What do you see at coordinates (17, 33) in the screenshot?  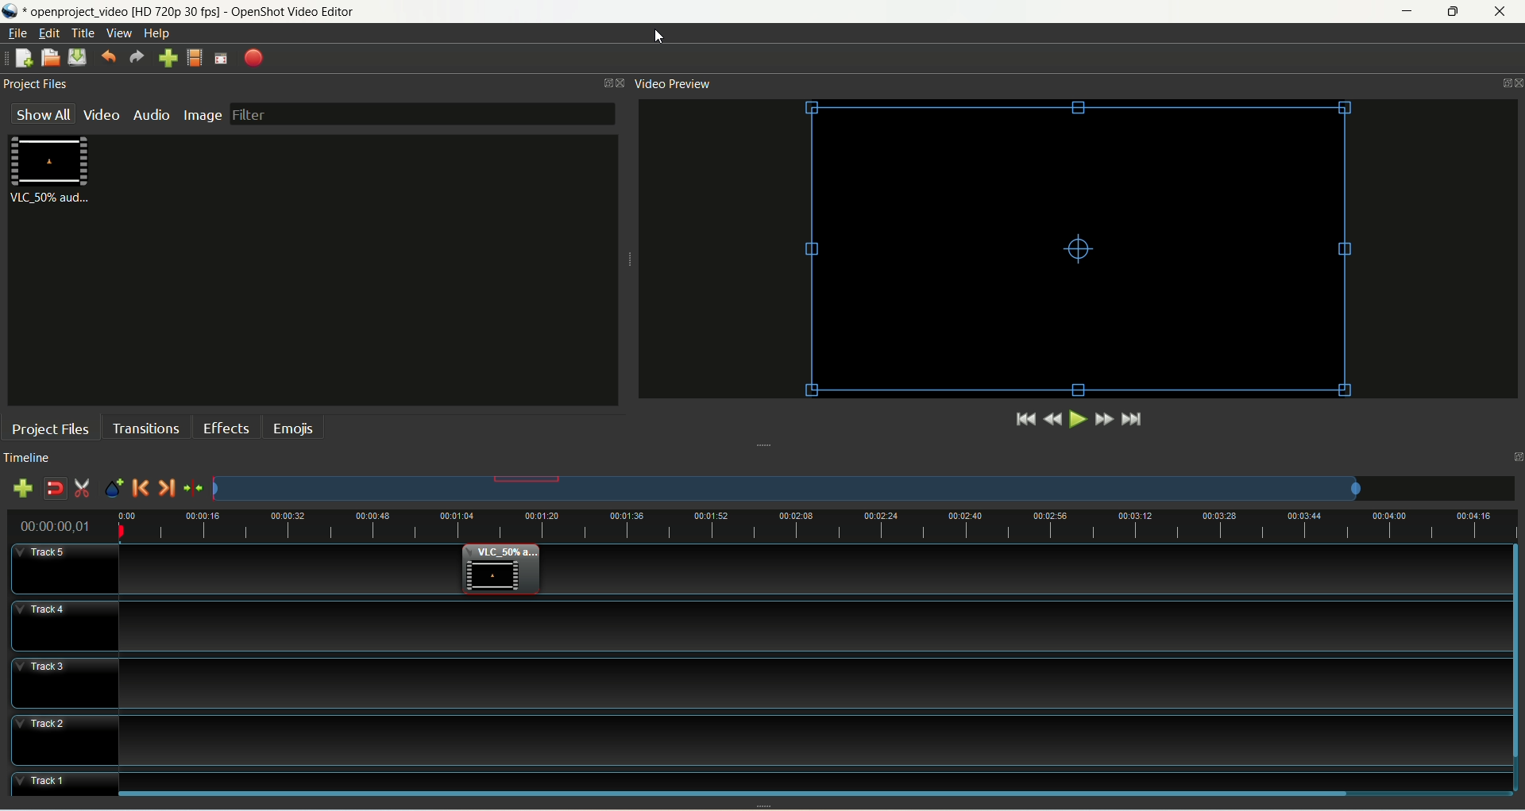 I see `file` at bounding box center [17, 33].